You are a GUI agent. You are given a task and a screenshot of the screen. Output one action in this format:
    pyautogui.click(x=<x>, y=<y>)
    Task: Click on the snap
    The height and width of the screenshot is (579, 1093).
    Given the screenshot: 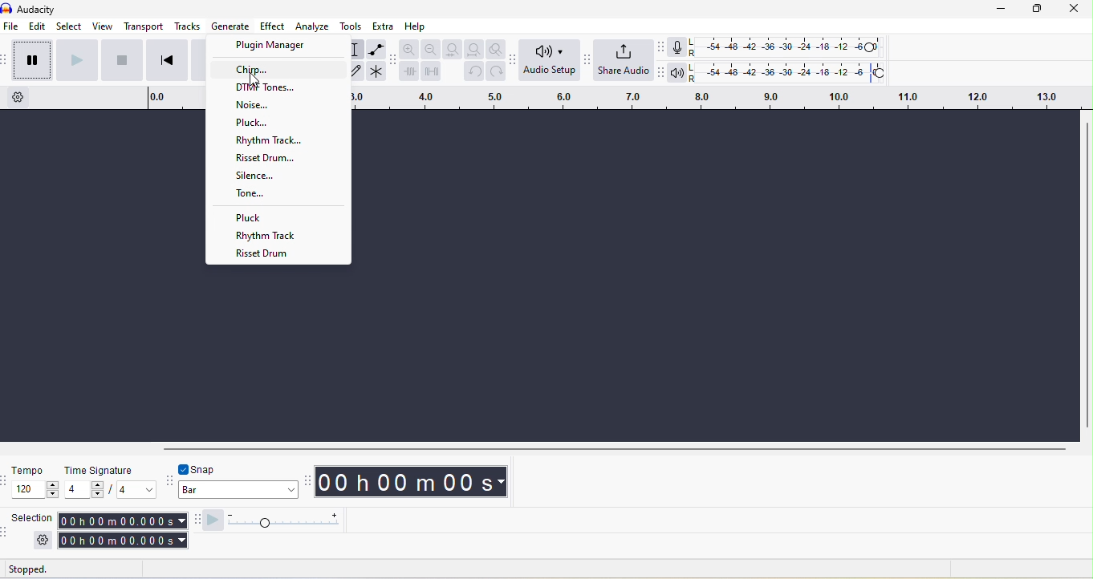 What is the action you would take?
    pyautogui.click(x=212, y=468)
    